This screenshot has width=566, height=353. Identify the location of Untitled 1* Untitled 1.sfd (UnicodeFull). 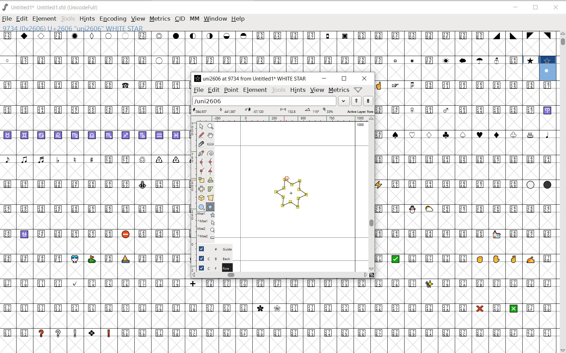
(53, 8).